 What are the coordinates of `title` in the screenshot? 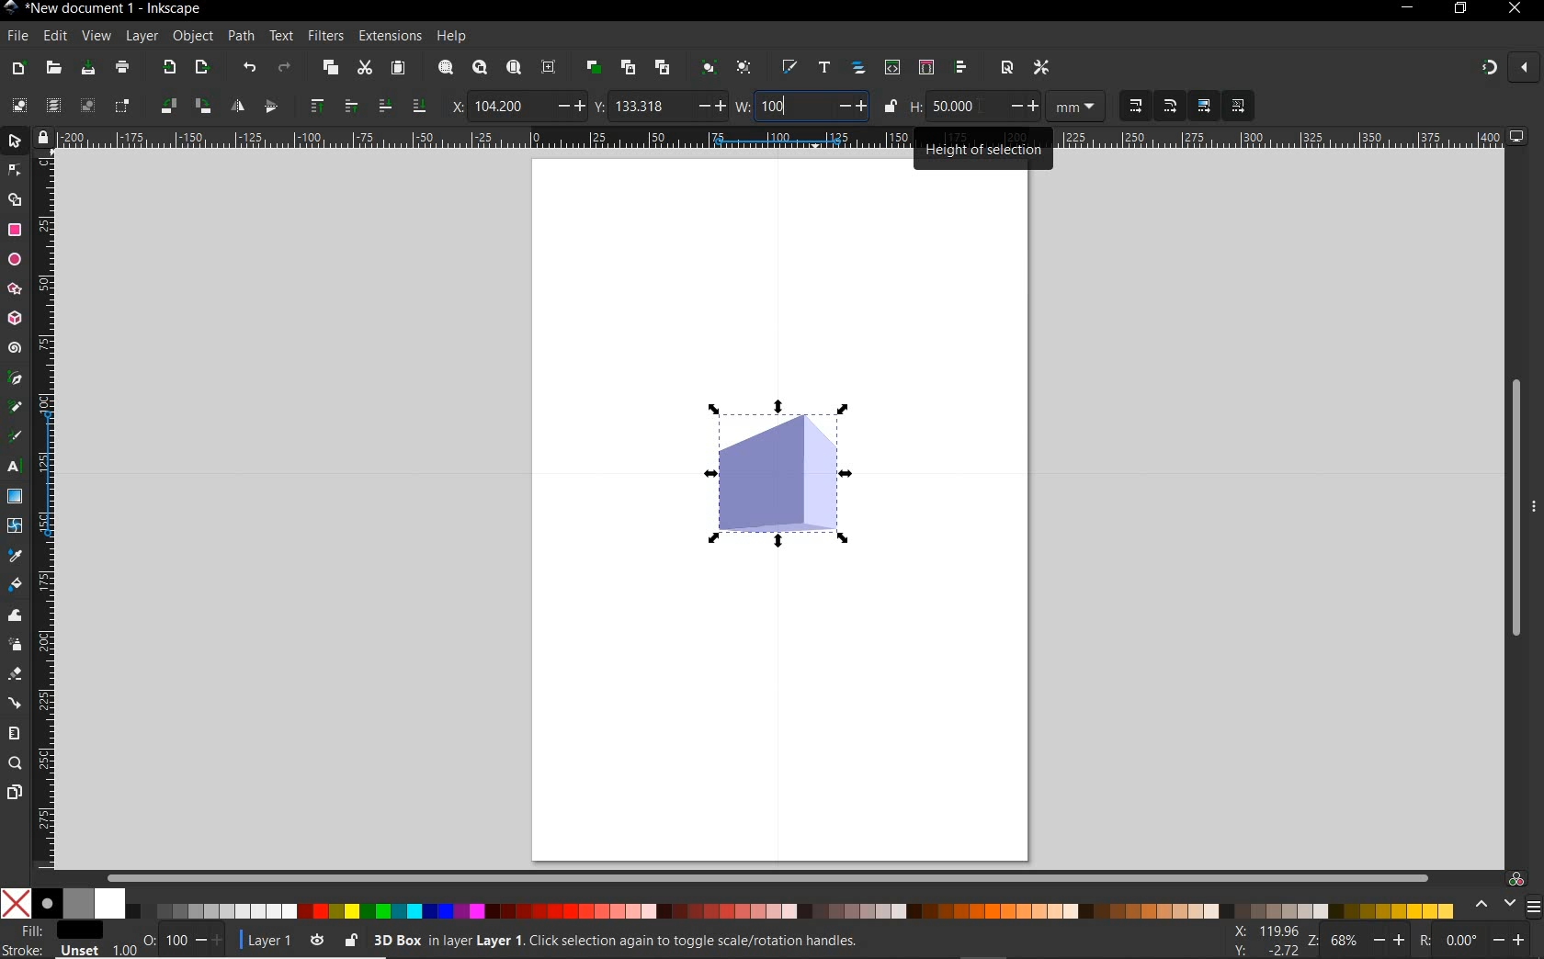 It's located at (113, 11).